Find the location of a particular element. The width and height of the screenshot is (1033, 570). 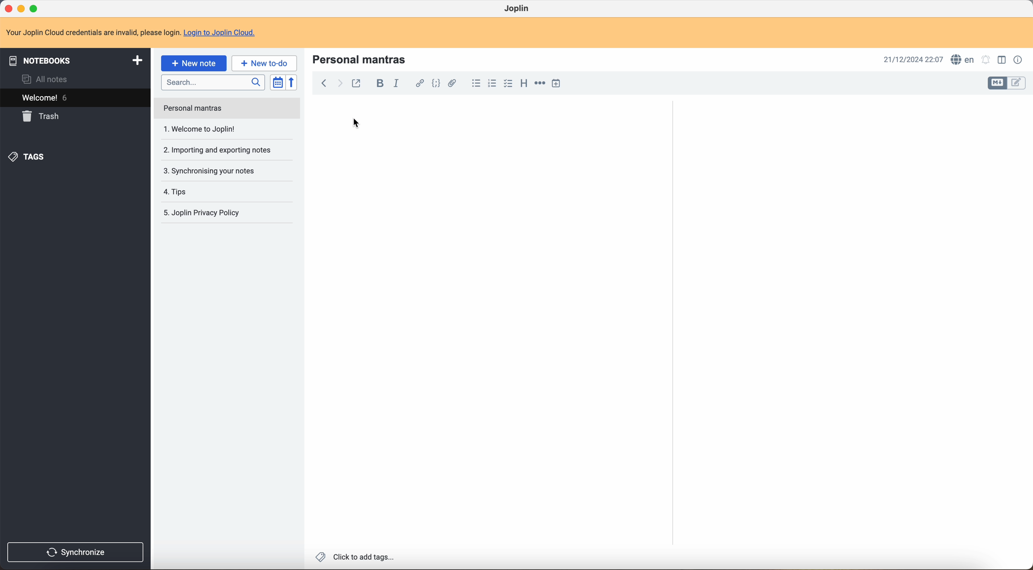

toggle edit layout is located at coordinates (1017, 83).